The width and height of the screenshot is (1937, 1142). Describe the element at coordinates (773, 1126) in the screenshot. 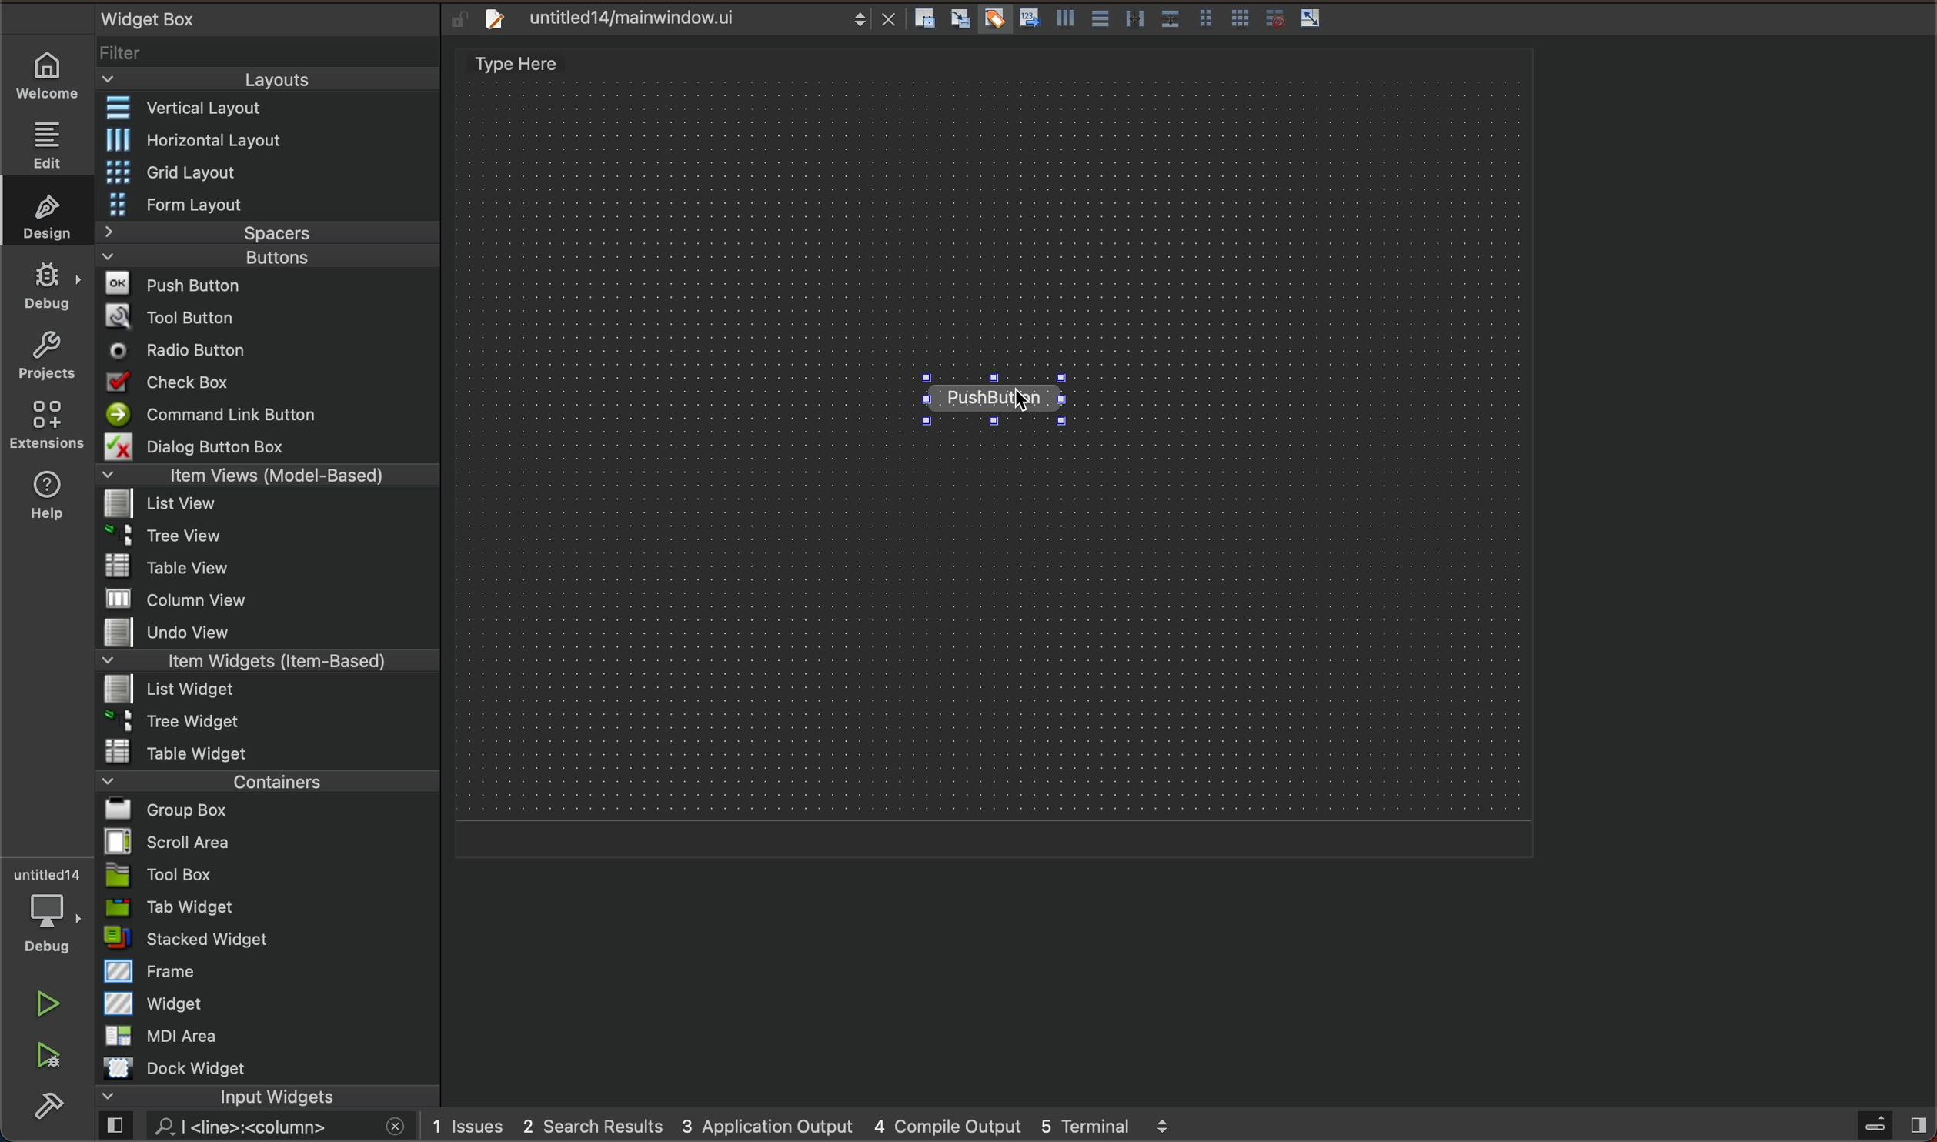

I see `3 application` at that location.